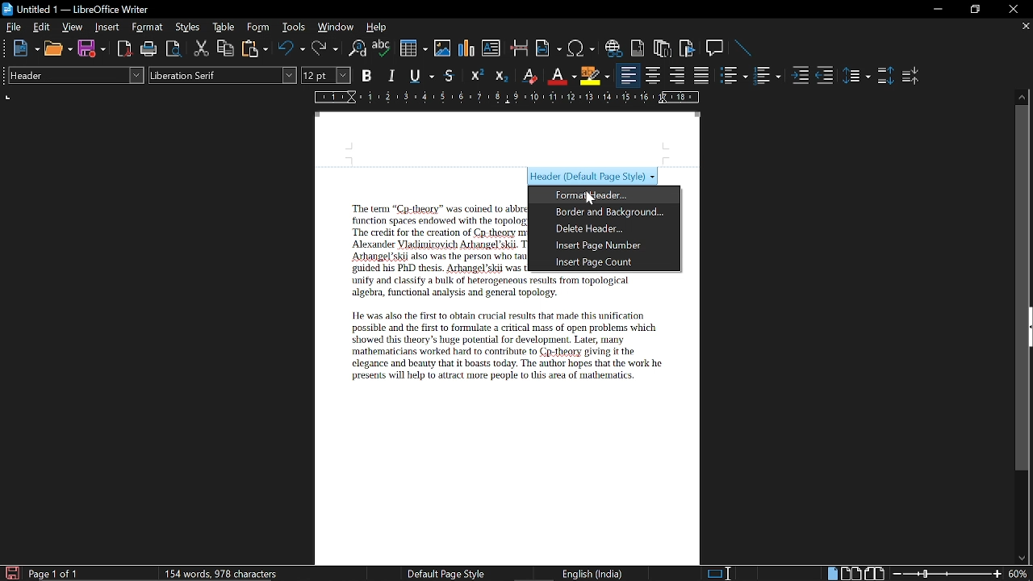 The width and height of the screenshot is (1033, 581). I want to click on Move up, so click(1023, 95).